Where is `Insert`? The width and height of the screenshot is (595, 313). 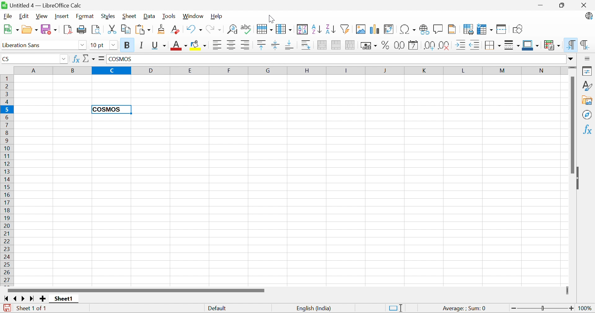
Insert is located at coordinates (62, 16).